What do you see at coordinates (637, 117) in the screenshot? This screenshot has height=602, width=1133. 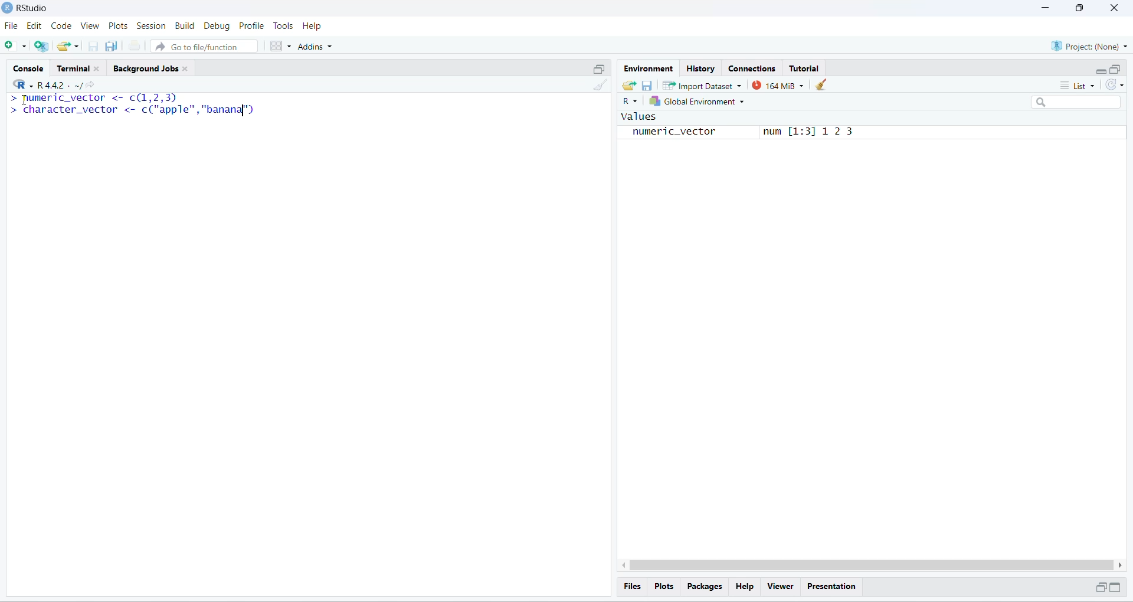 I see `values` at bounding box center [637, 117].